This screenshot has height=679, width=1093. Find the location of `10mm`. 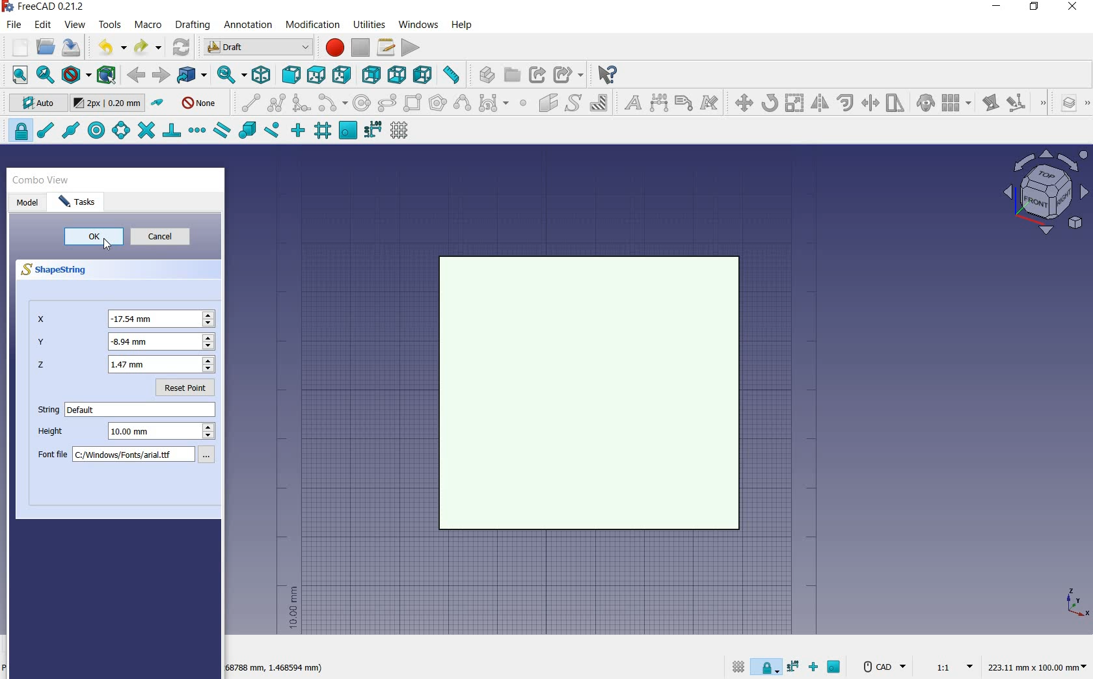

10mm is located at coordinates (292, 608).